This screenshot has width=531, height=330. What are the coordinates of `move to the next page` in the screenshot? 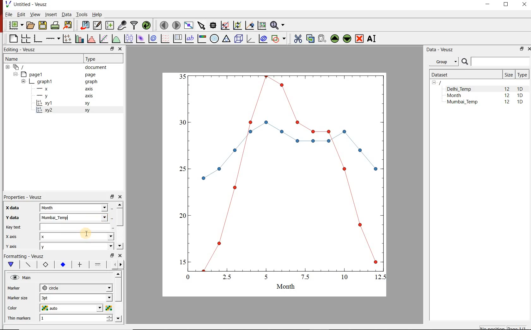 It's located at (176, 25).